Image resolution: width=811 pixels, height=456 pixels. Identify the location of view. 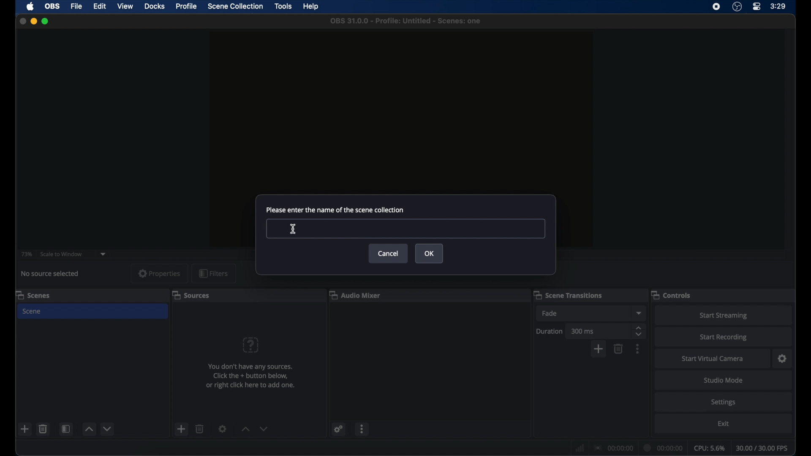
(125, 6).